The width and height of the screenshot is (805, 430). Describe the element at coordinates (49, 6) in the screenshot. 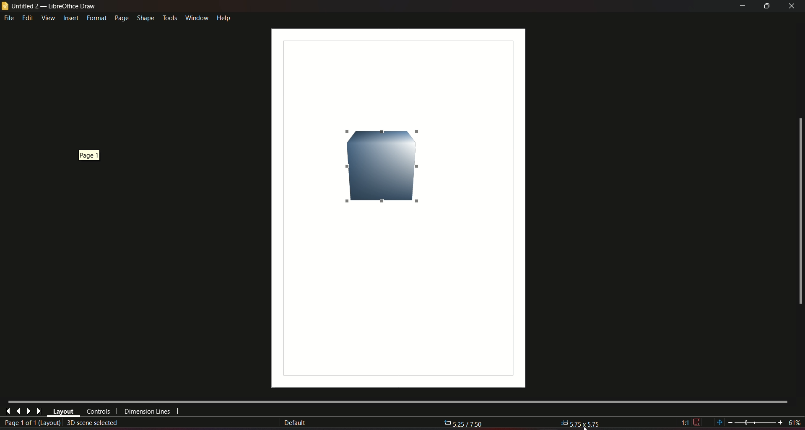

I see `untitled 2 - libreoffice draw` at that location.